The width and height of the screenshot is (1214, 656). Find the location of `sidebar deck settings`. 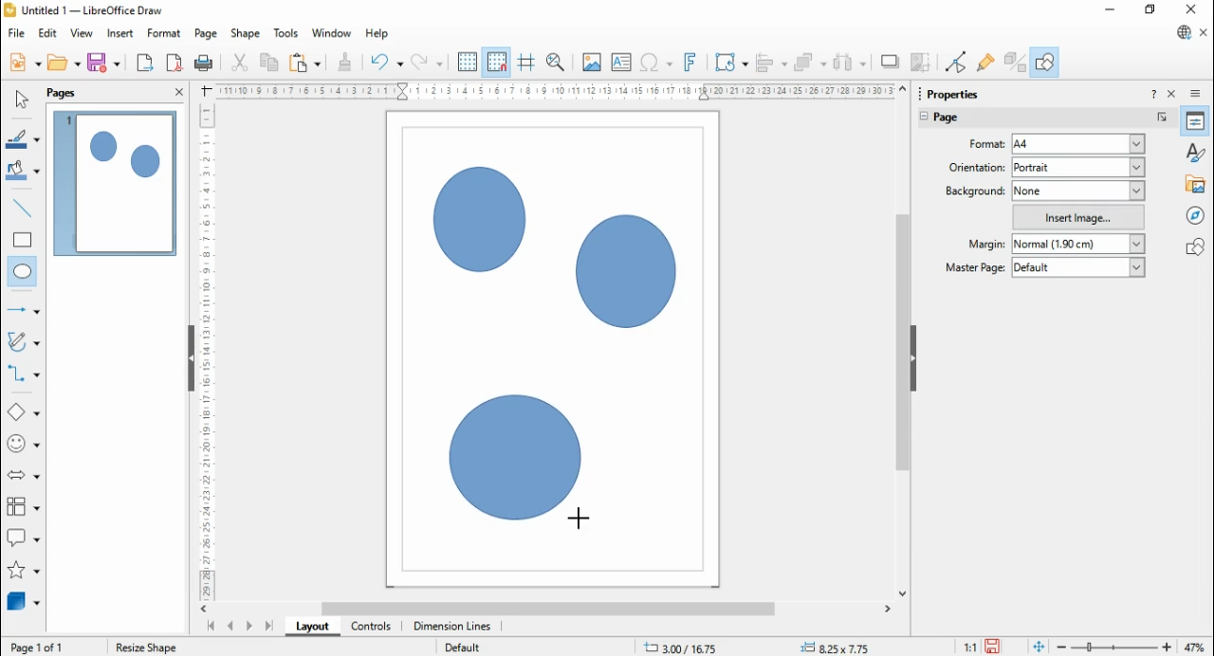

sidebar deck settings is located at coordinates (1197, 94).